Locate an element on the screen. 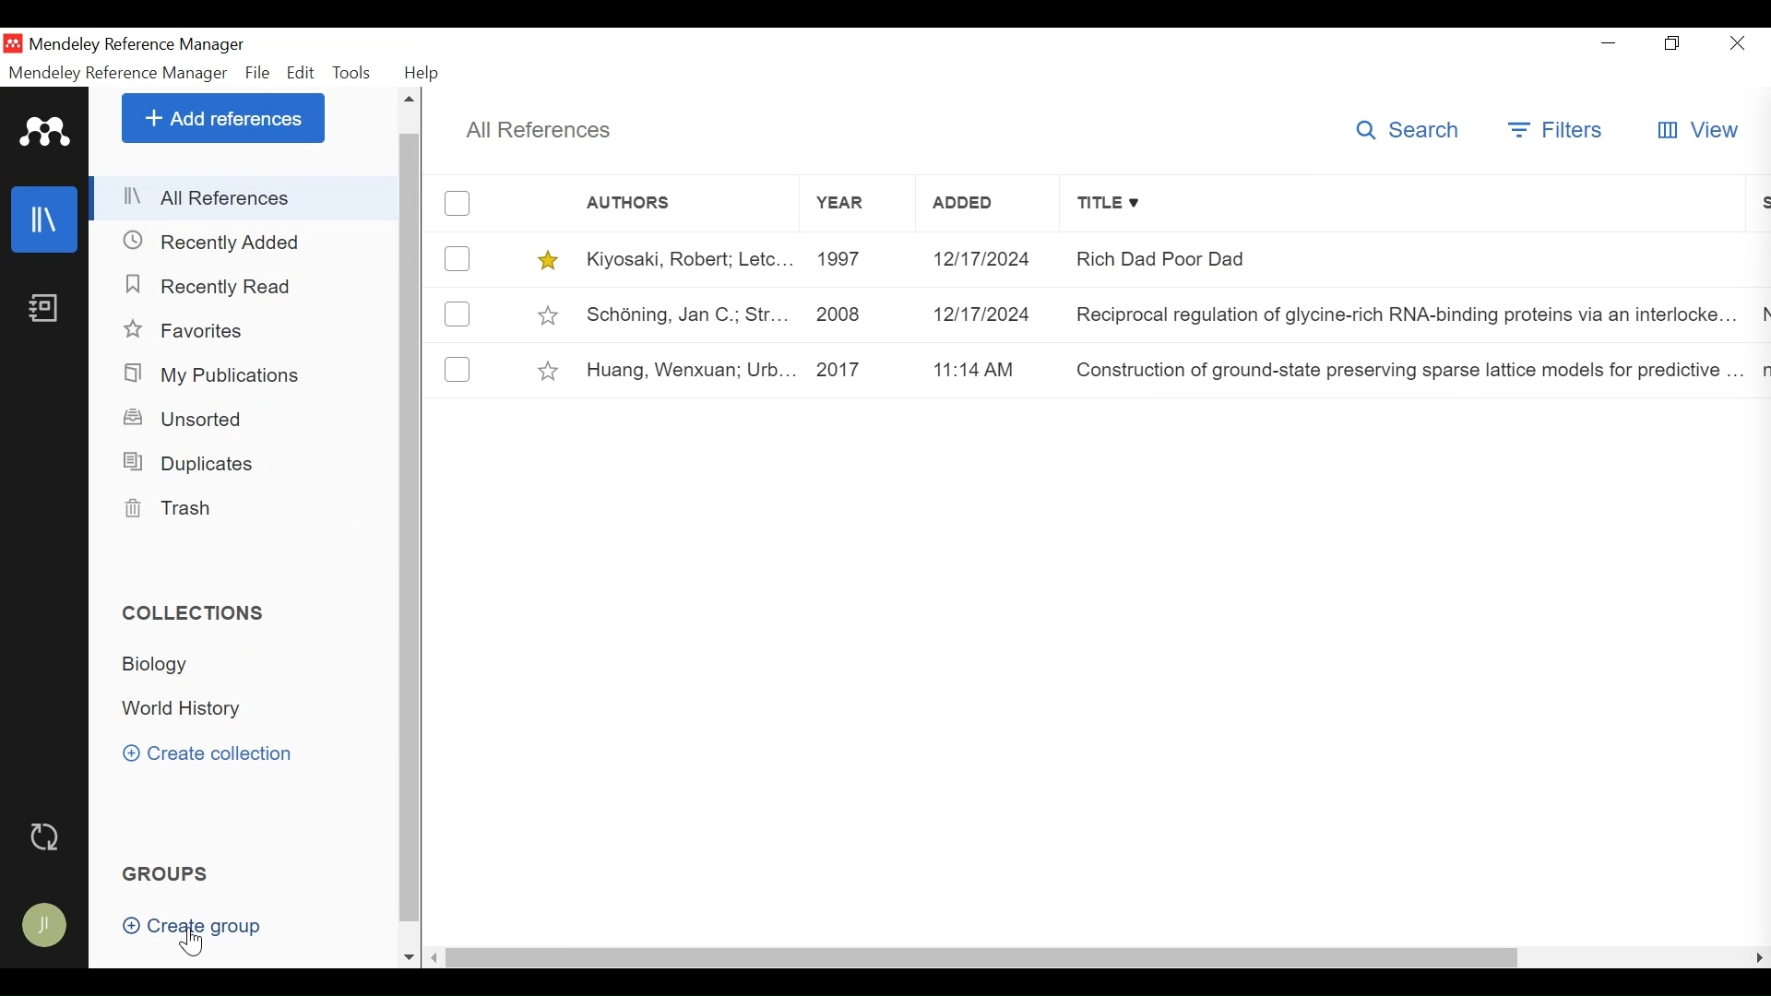 The image size is (1771, 996). 11:14 am is located at coordinates (989, 368).